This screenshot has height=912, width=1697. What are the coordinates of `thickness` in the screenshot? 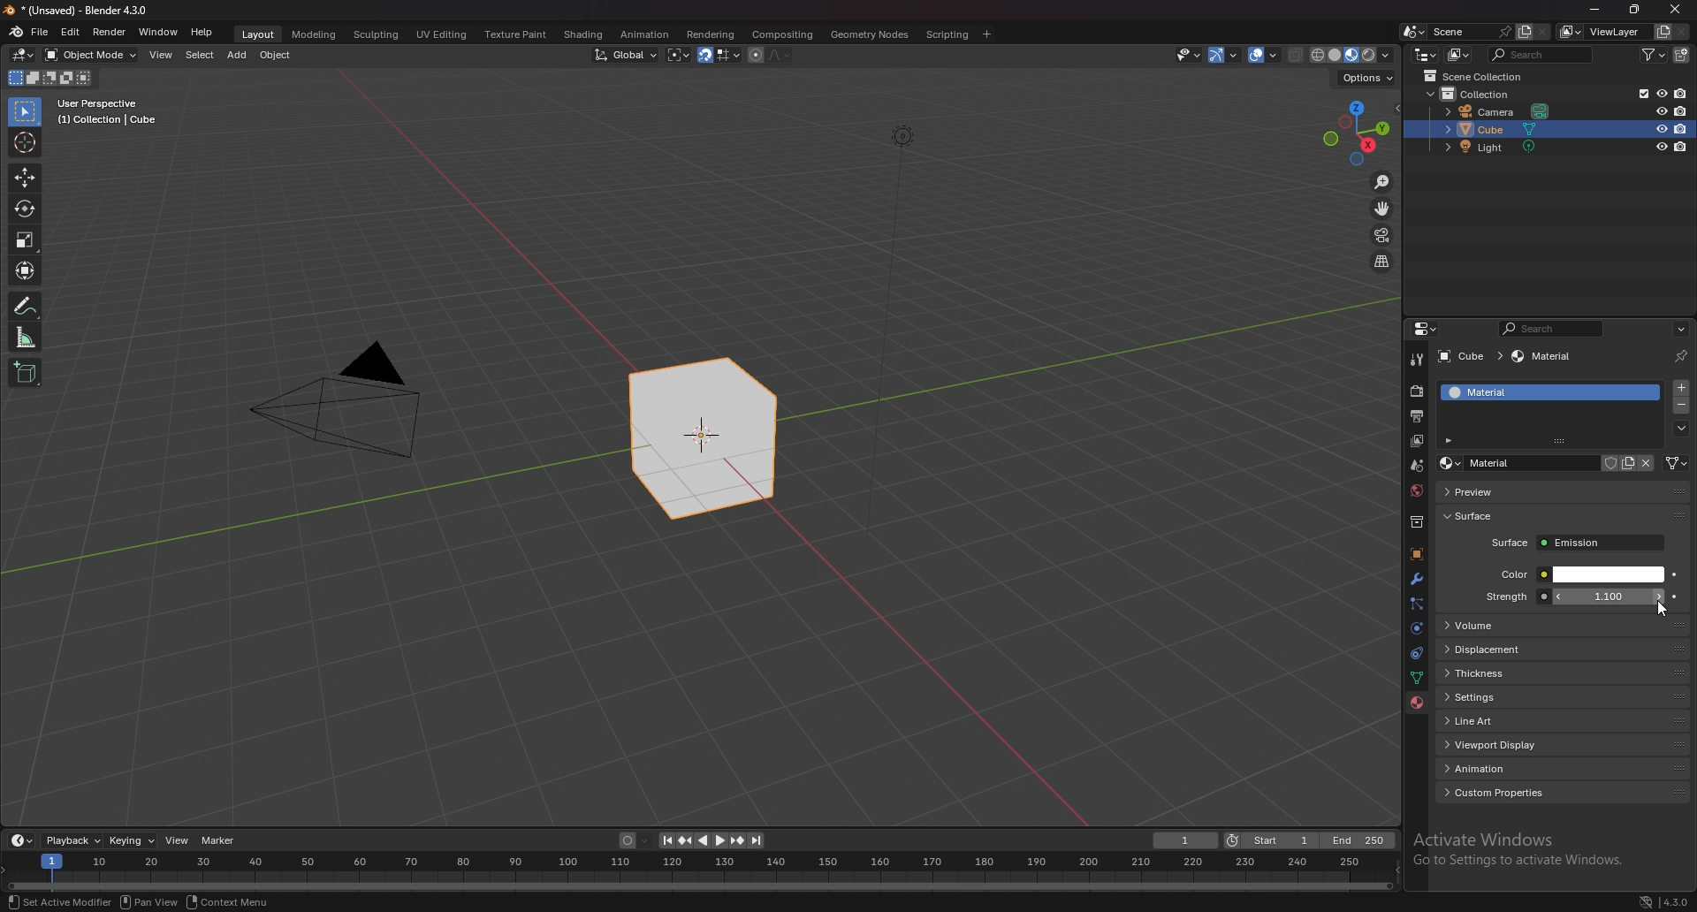 It's located at (1564, 673).